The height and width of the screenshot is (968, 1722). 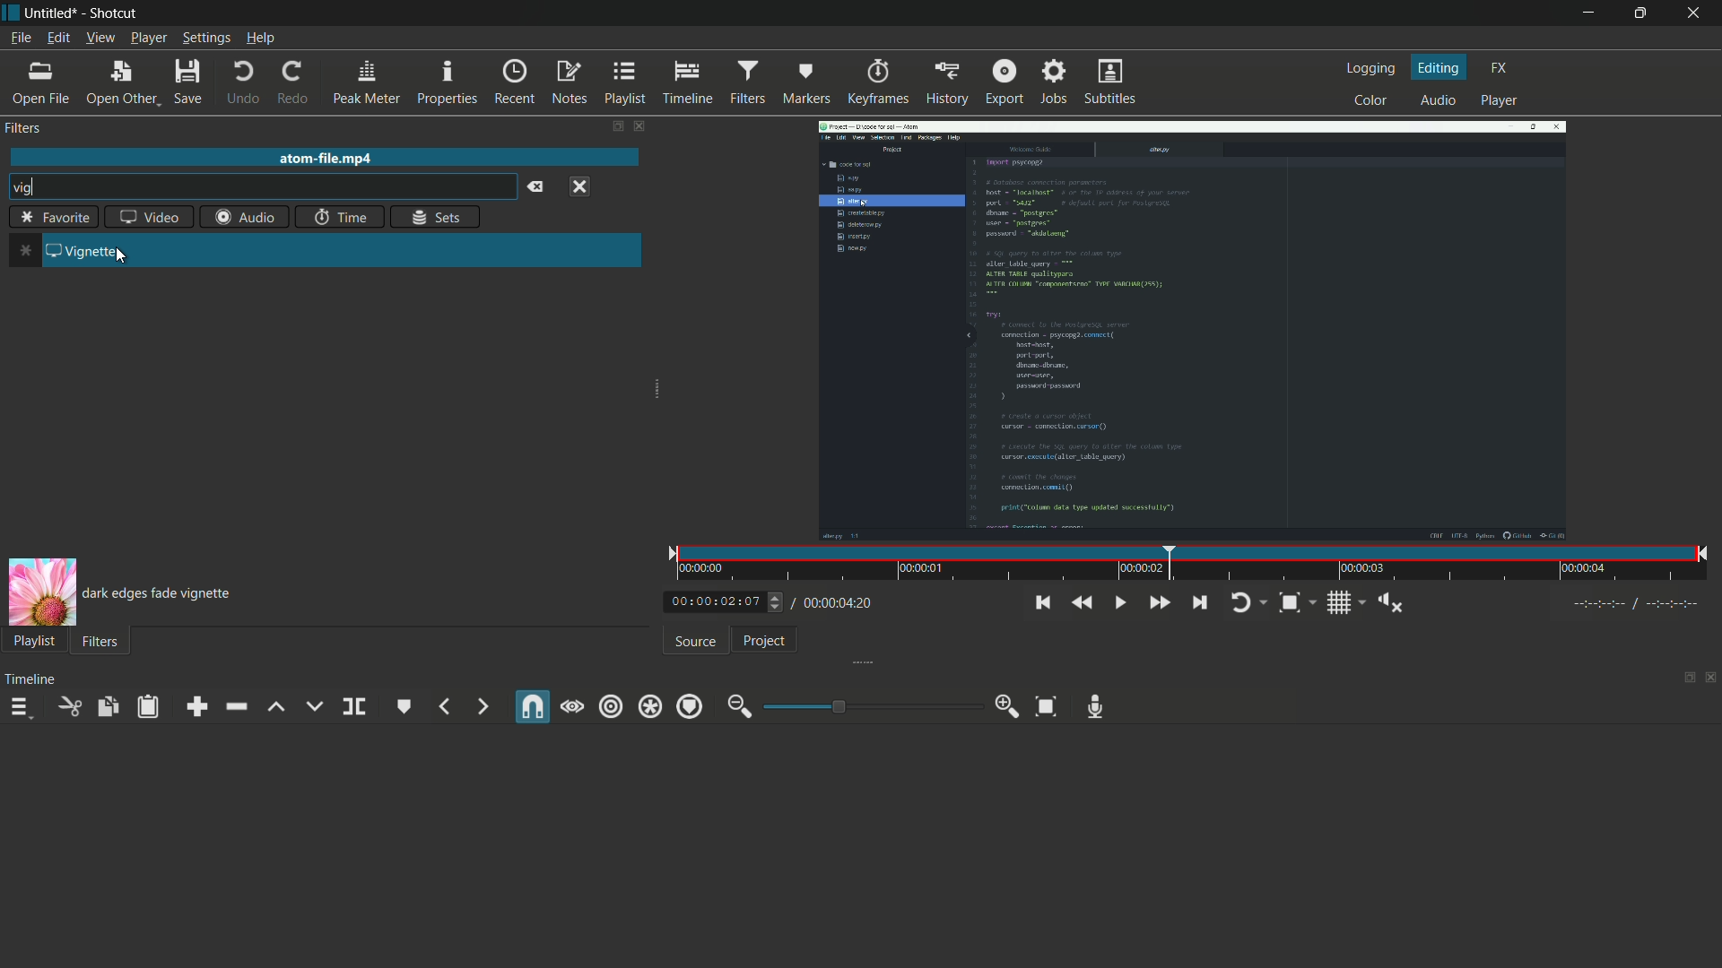 What do you see at coordinates (24, 188) in the screenshot?
I see `vig` at bounding box center [24, 188].